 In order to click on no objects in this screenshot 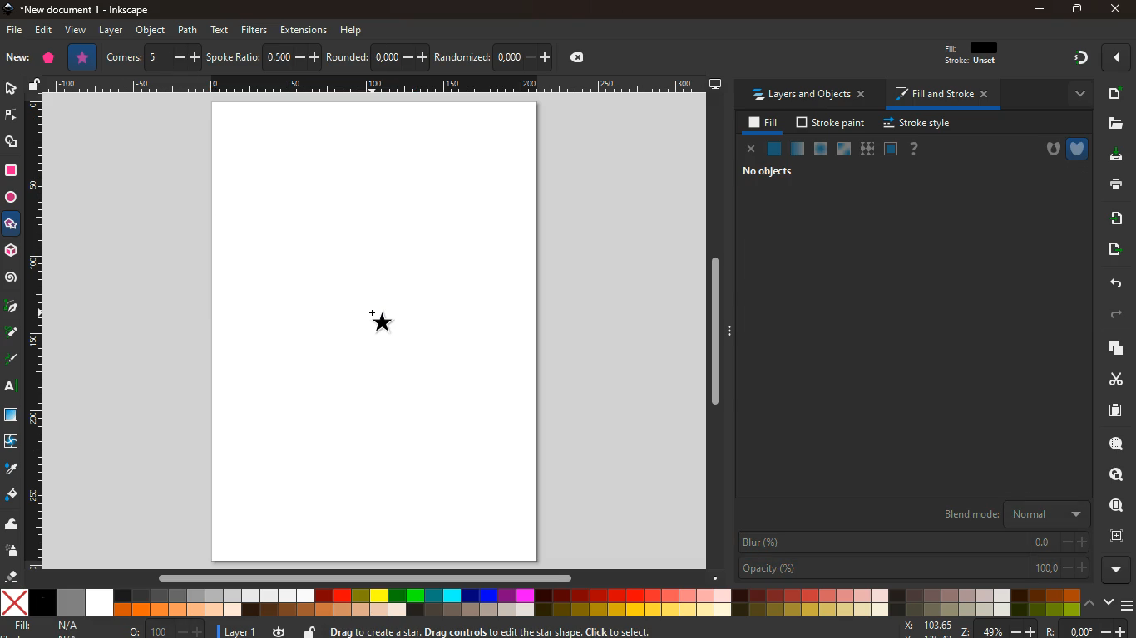, I will do `click(769, 171)`.